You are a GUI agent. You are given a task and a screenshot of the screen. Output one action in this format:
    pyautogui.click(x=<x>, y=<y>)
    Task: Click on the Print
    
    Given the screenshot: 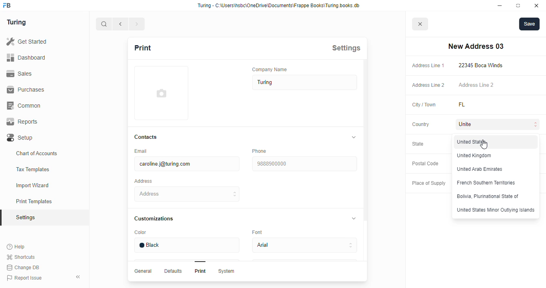 What is the action you would take?
    pyautogui.click(x=200, y=271)
    